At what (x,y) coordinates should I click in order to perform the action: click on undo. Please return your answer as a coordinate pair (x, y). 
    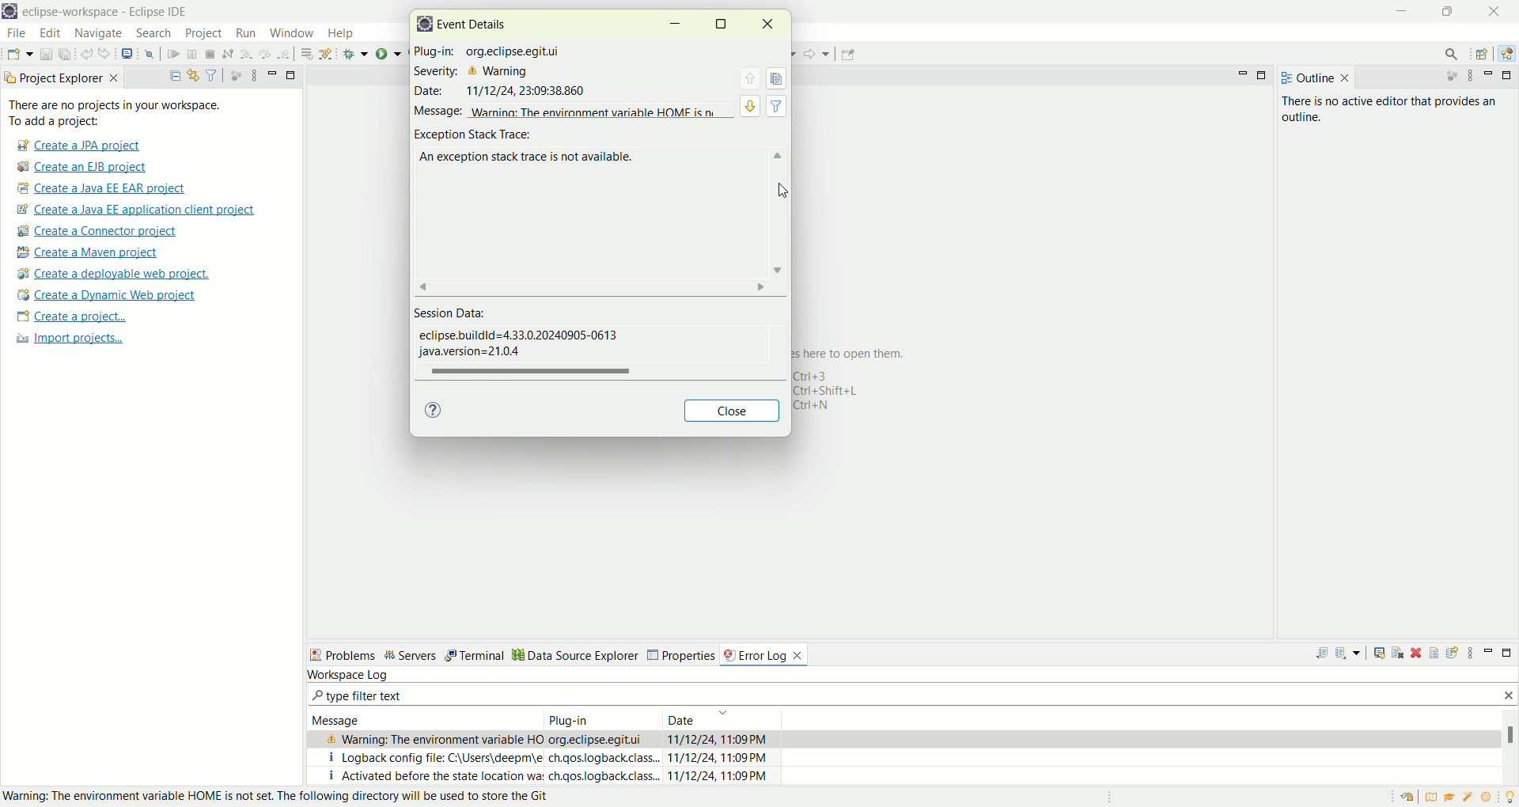
    Looking at the image, I should click on (85, 52).